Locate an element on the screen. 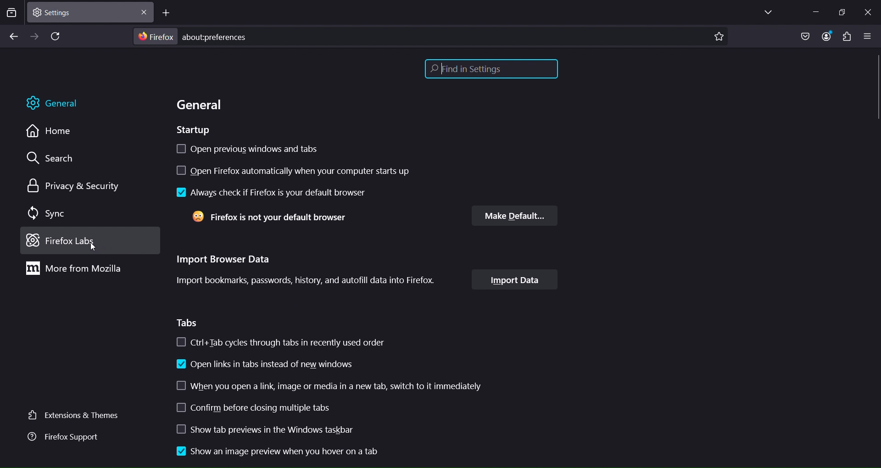 Image resolution: width=881 pixels, height=468 pixels. privacy and security is located at coordinates (70, 185).